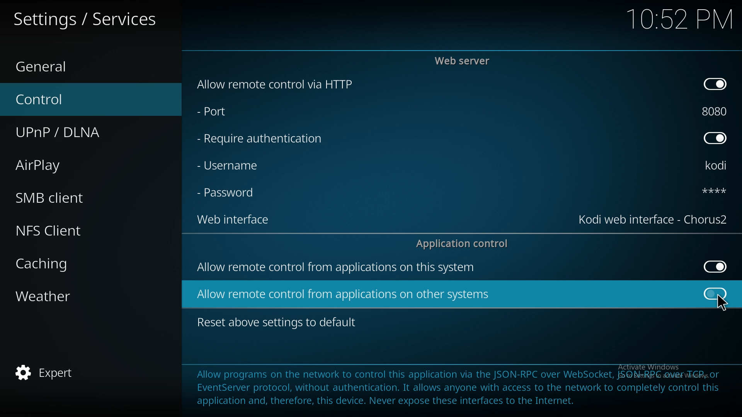  I want to click on control, so click(79, 100).